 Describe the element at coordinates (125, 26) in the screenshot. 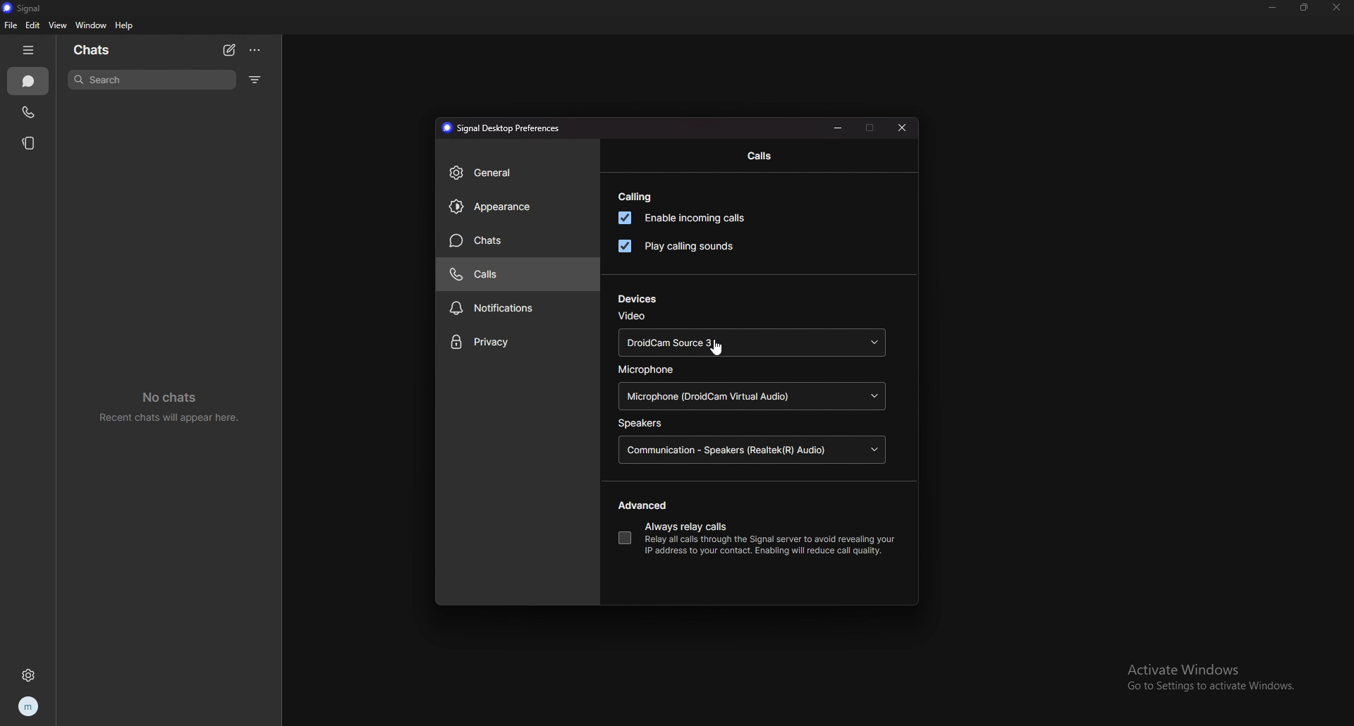

I see `help` at that location.